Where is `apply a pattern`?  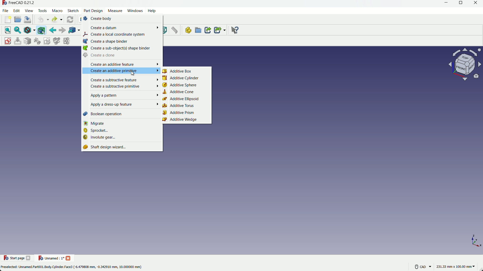 apply a pattern is located at coordinates (120, 96).